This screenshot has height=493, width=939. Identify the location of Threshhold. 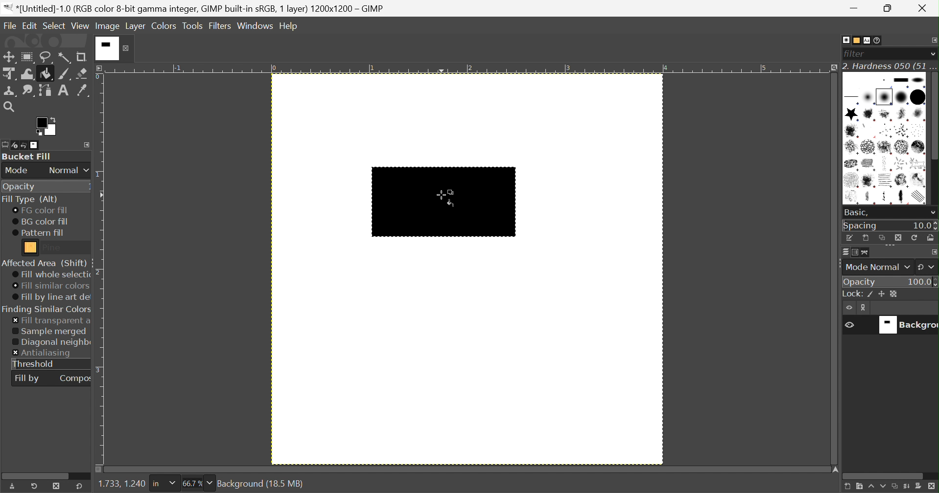
(34, 364).